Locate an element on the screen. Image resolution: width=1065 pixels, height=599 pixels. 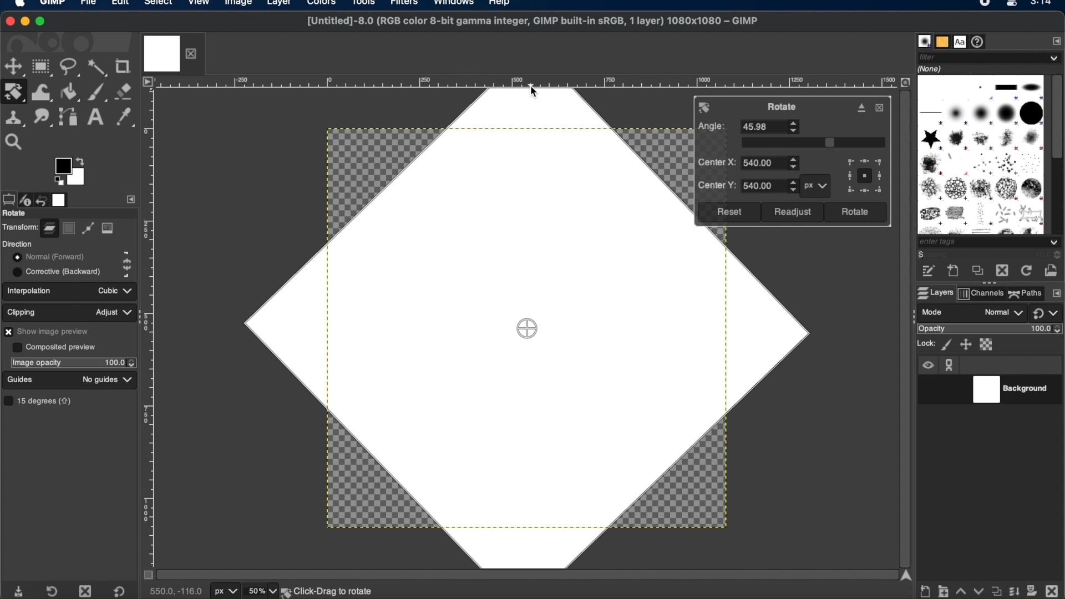
direction is located at coordinates (18, 243).